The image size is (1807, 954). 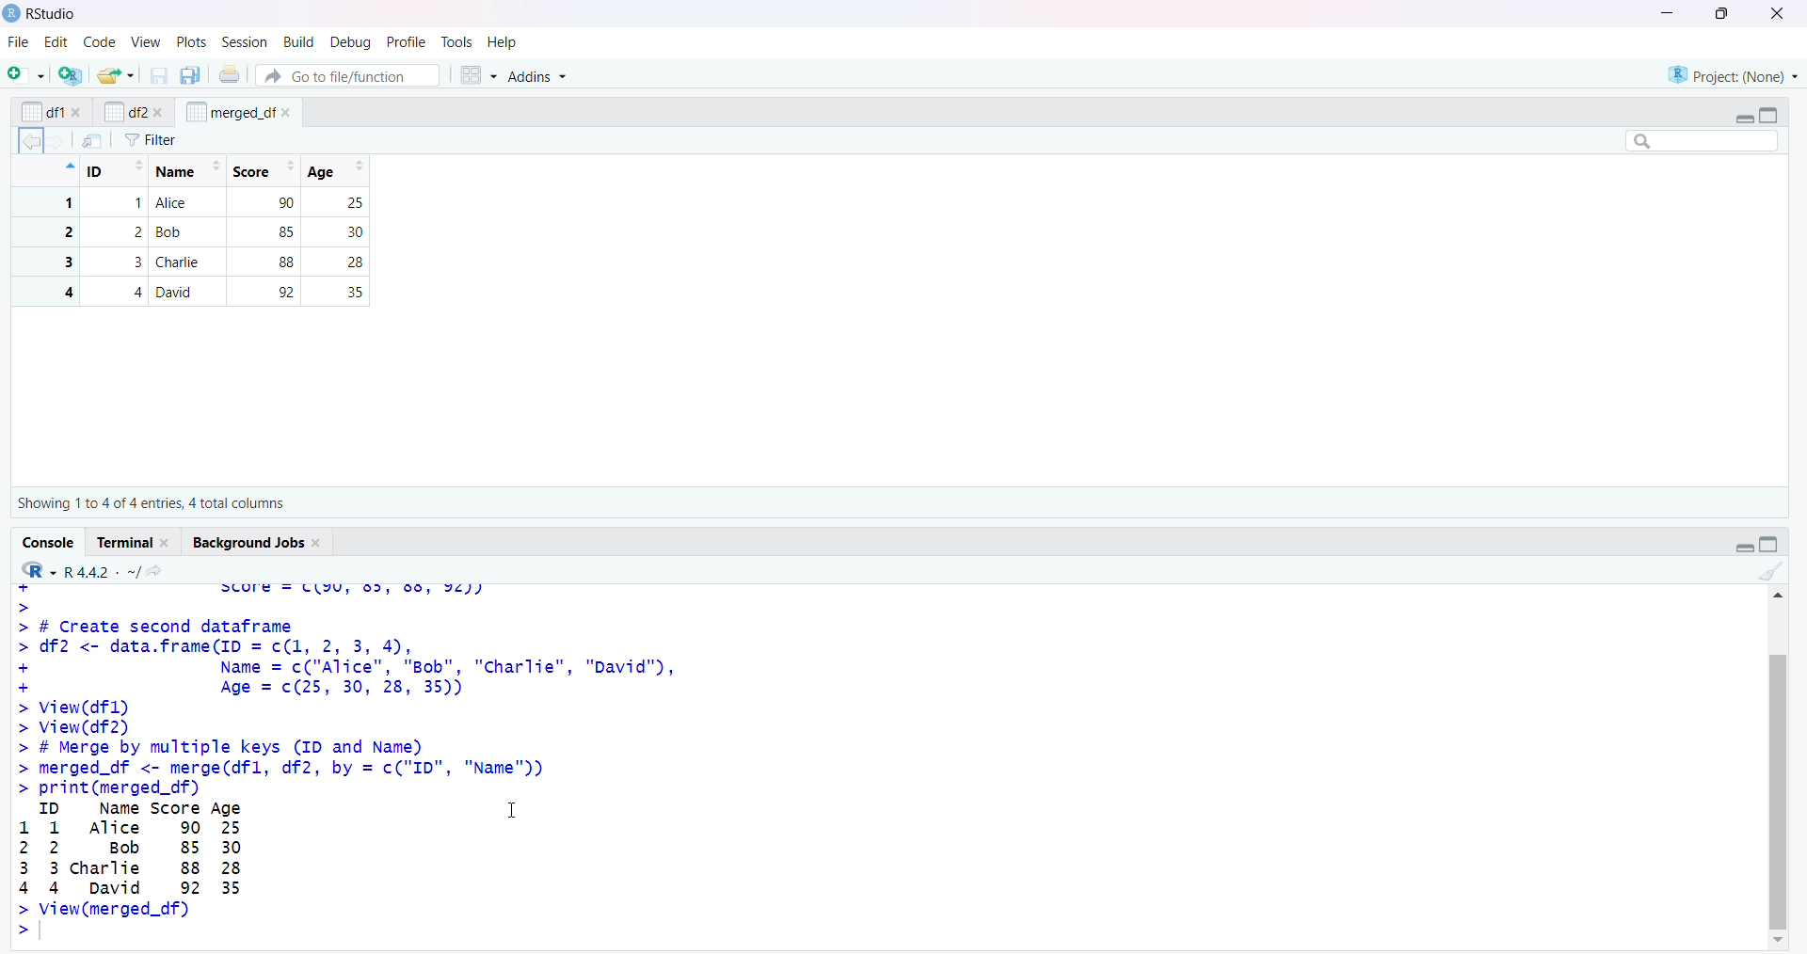 What do you see at coordinates (158, 113) in the screenshot?
I see `close` at bounding box center [158, 113].